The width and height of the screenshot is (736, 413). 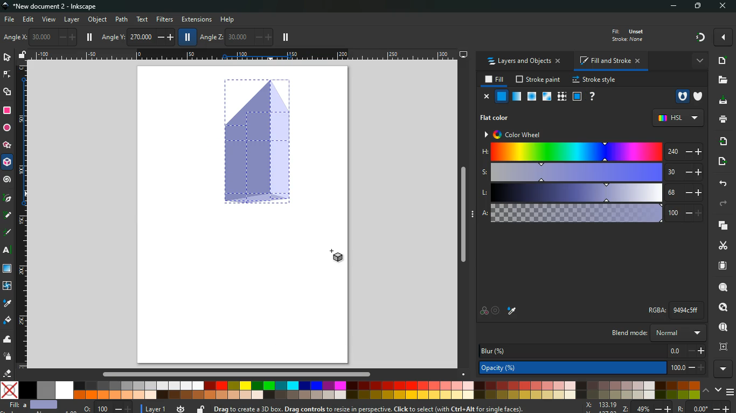 I want to click on Cursor, so click(x=332, y=252).